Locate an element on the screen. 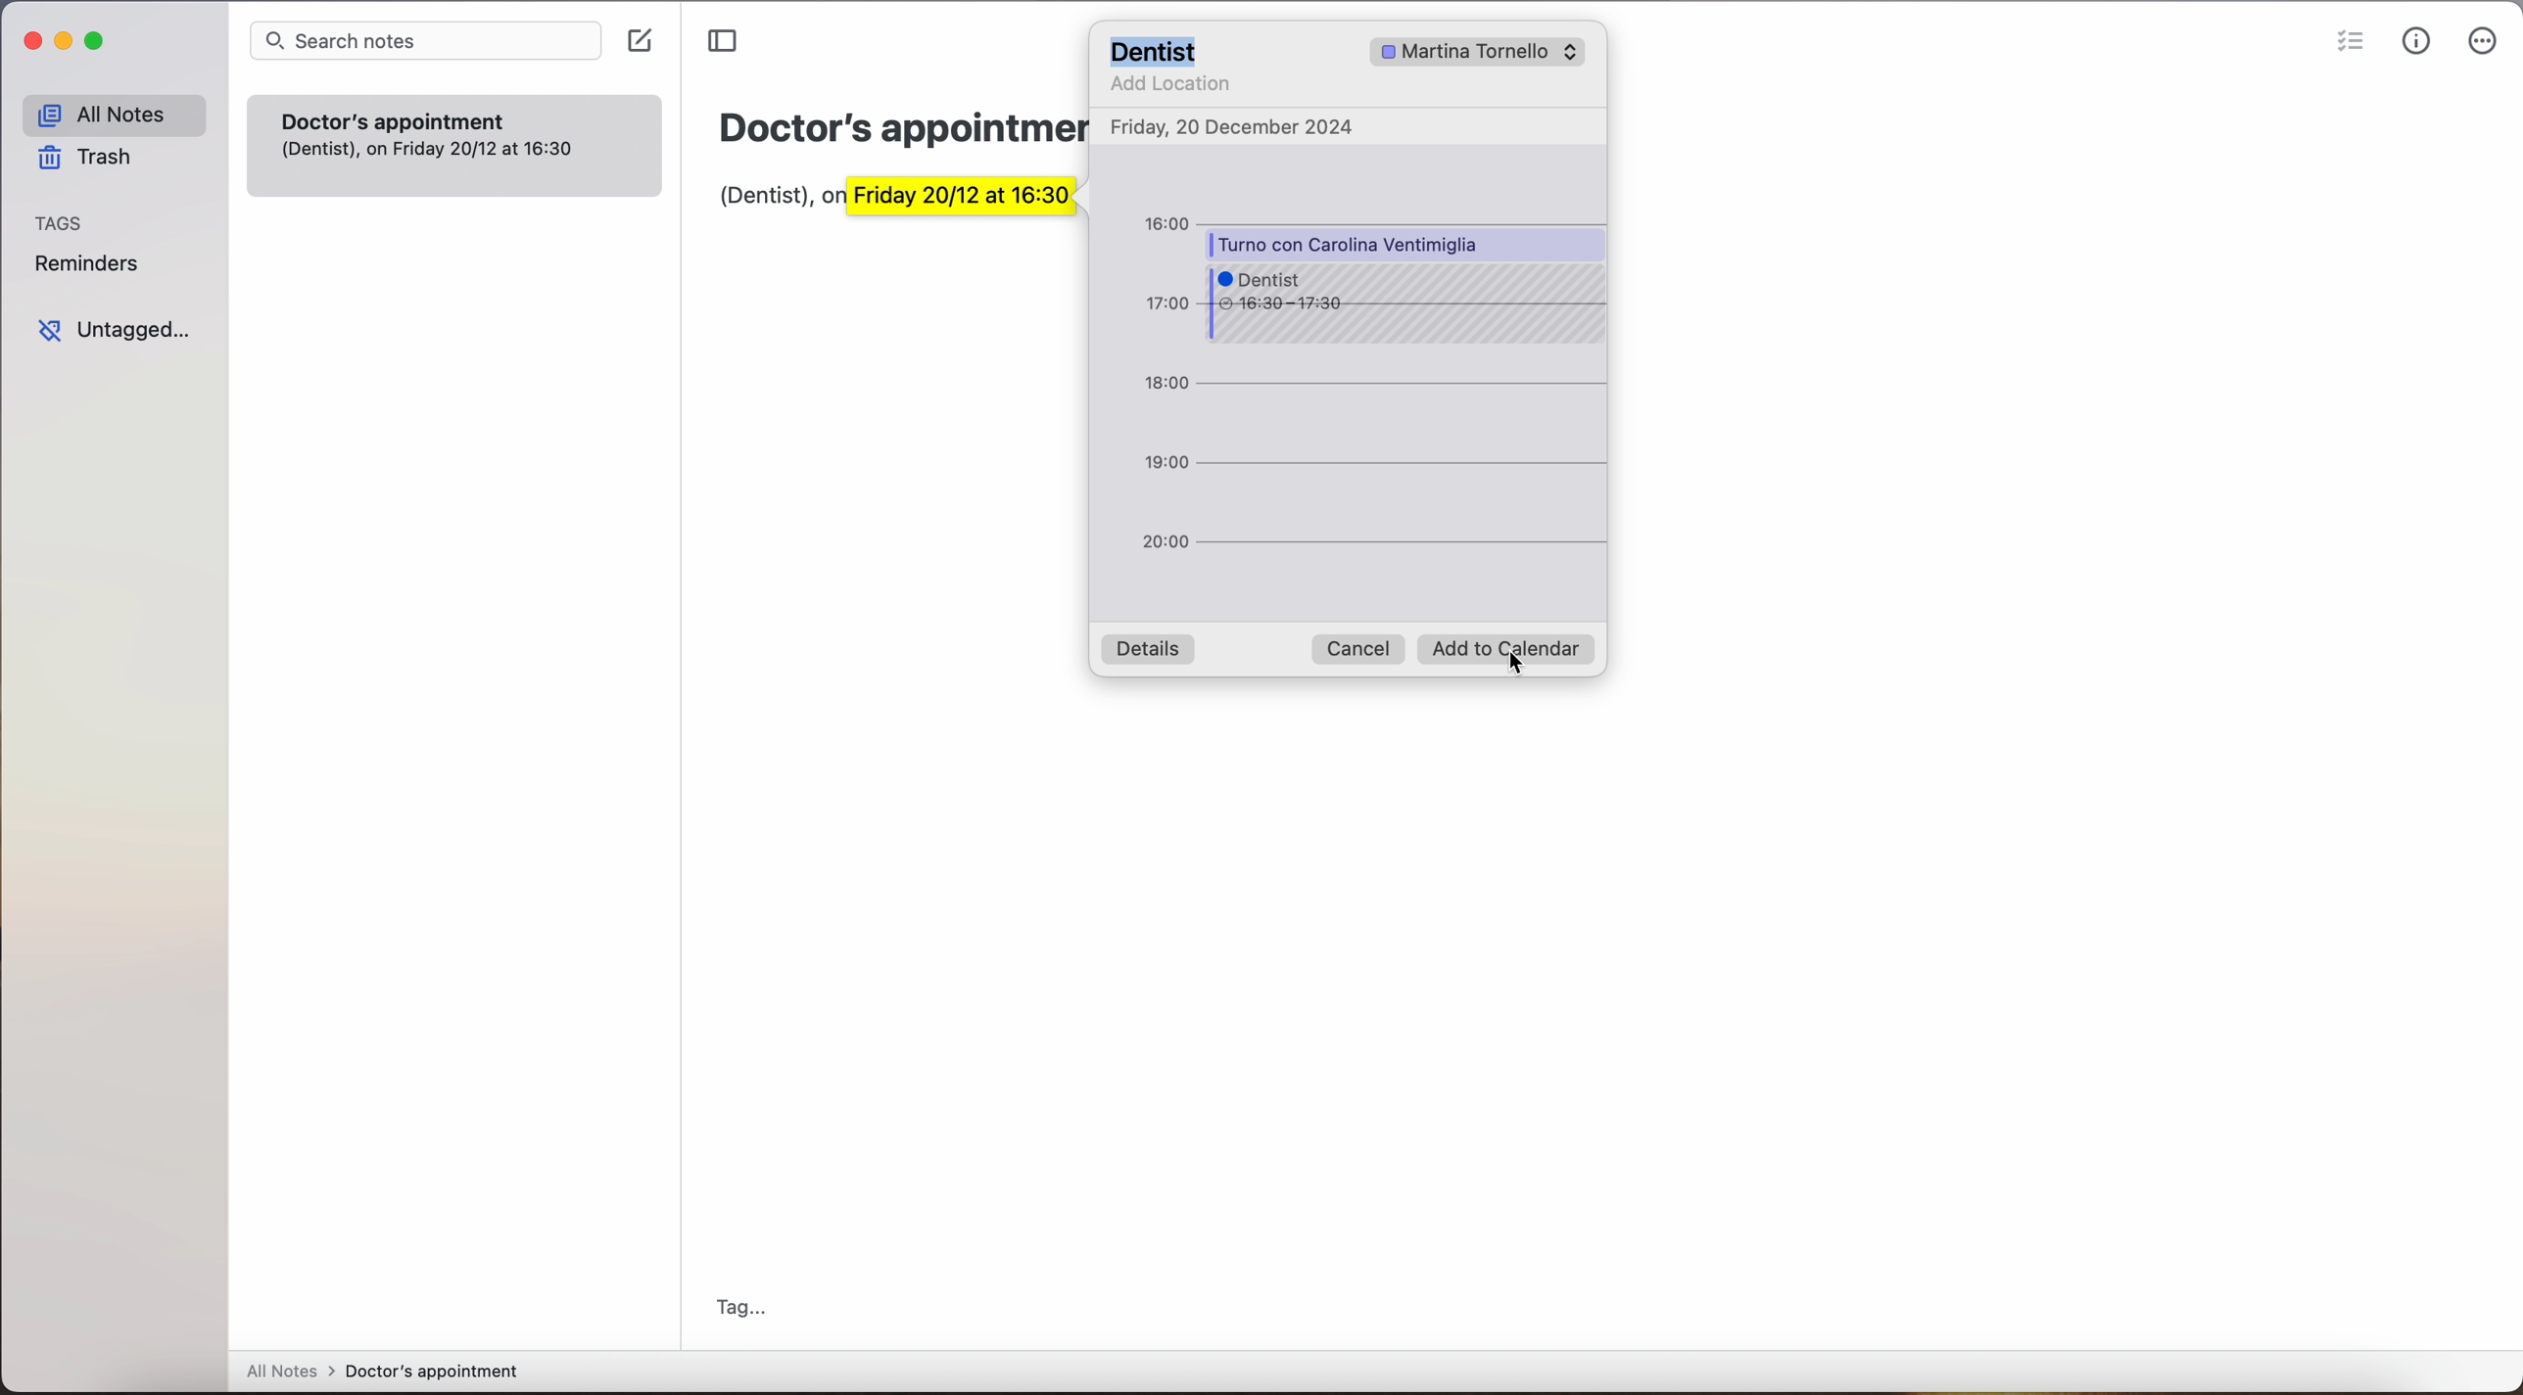  Details is located at coordinates (1148, 650).